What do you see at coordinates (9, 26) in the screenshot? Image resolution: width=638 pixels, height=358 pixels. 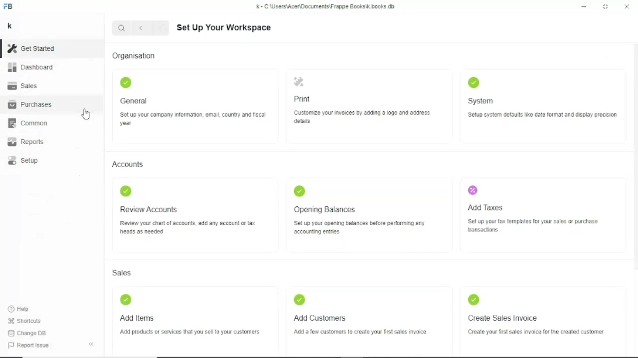 I see `k` at bounding box center [9, 26].